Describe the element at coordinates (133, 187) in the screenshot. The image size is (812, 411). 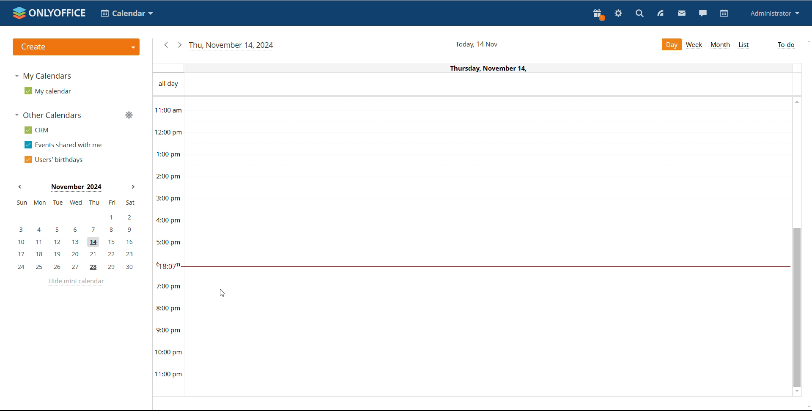
I see `next month` at that location.